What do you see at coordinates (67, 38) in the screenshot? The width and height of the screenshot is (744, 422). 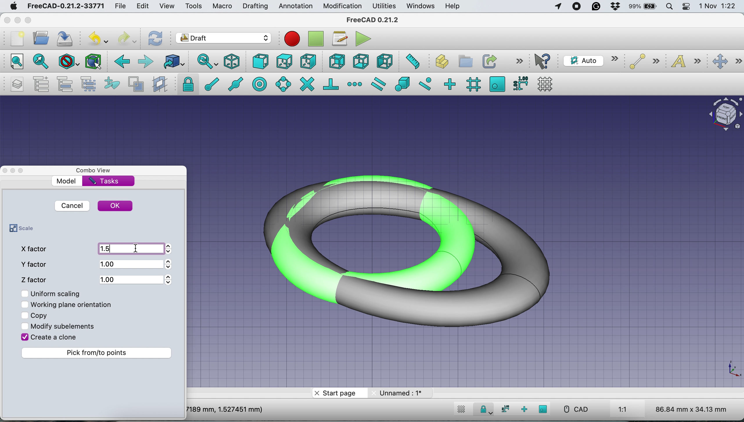 I see `save` at bounding box center [67, 38].